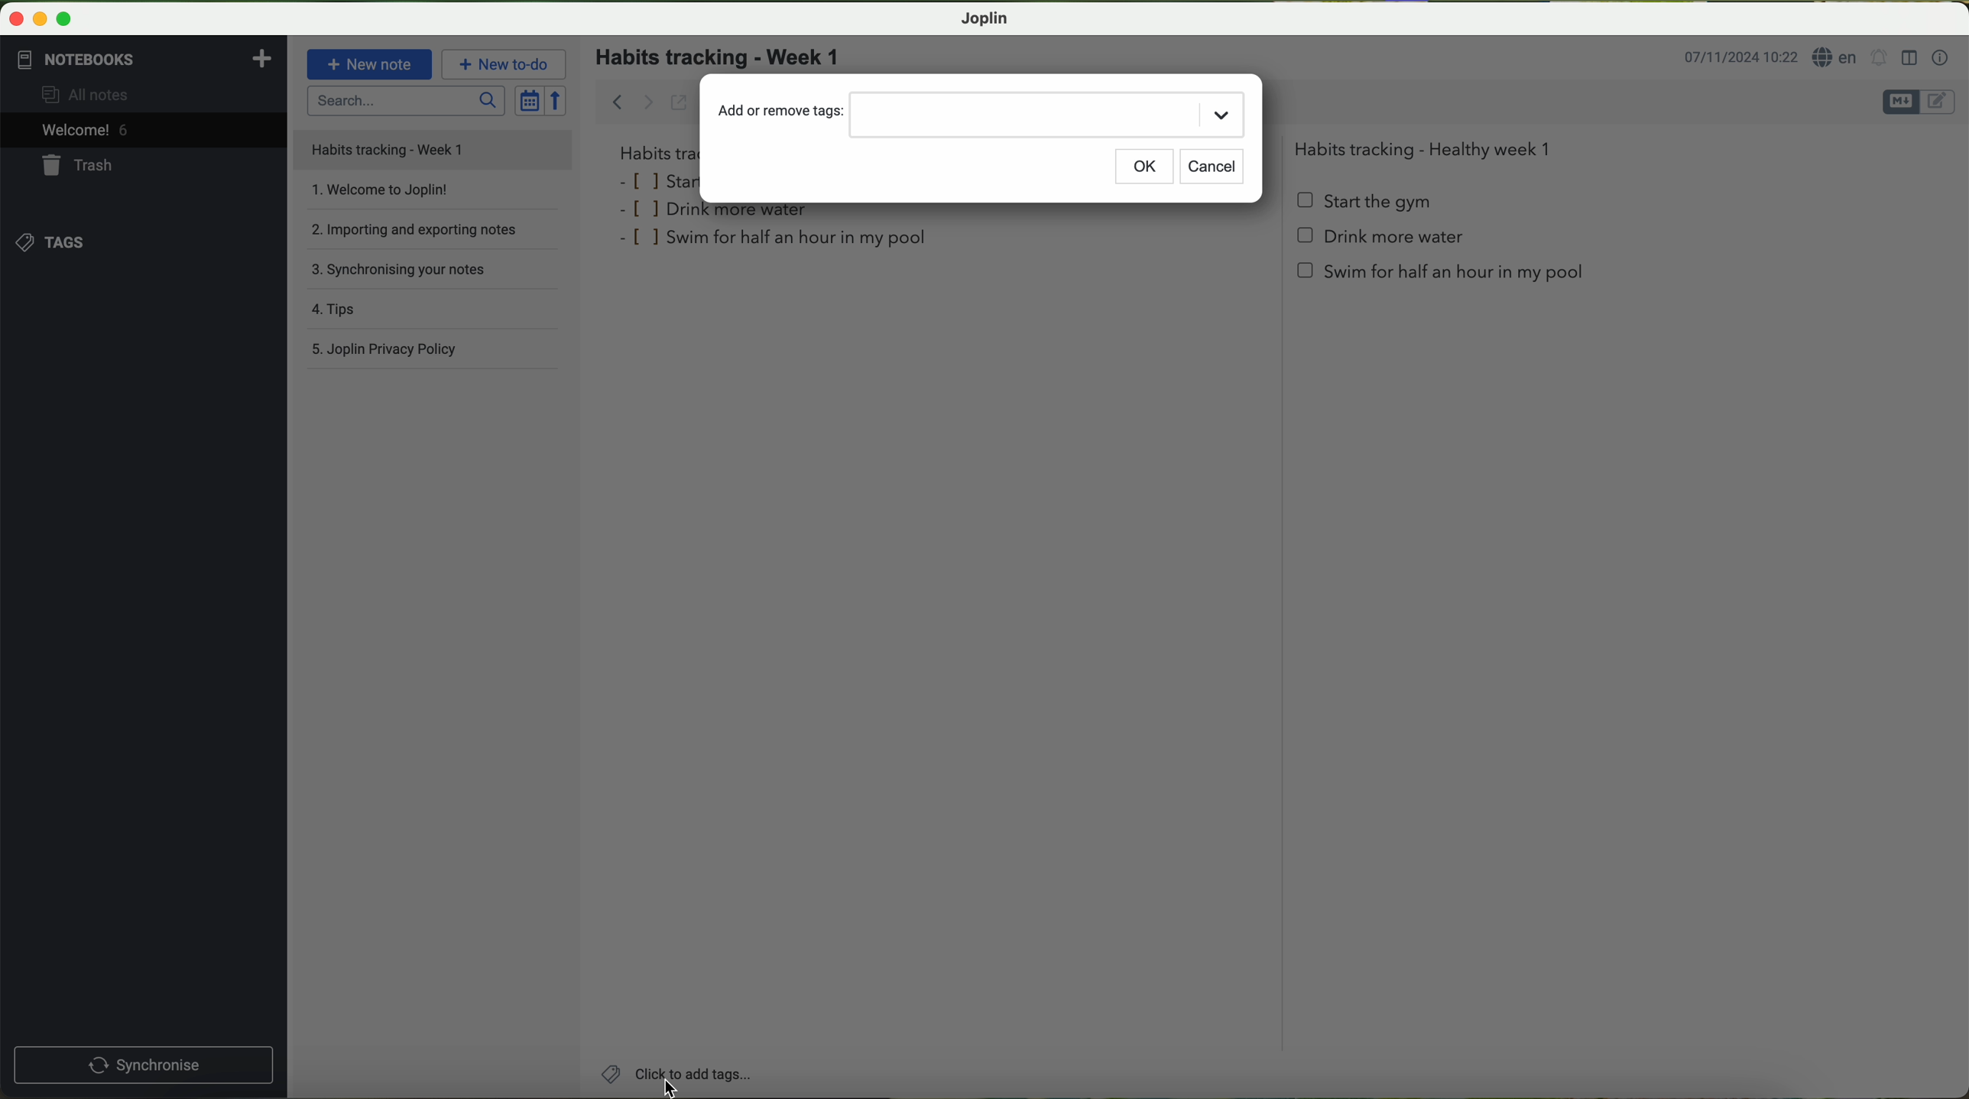  What do you see at coordinates (80, 165) in the screenshot?
I see `trash` at bounding box center [80, 165].